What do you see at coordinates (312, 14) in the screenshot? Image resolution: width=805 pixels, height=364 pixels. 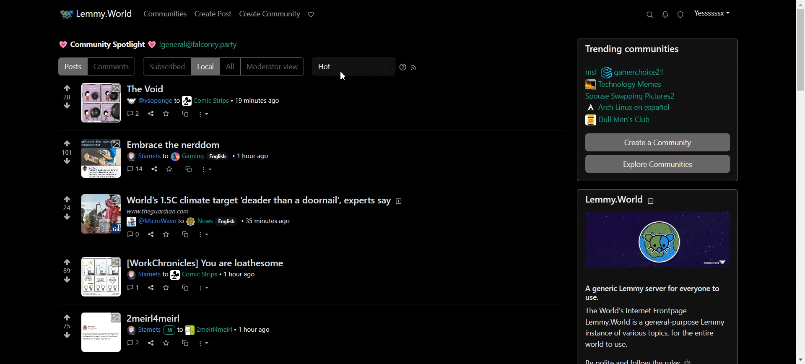 I see `Support Lemmy` at bounding box center [312, 14].